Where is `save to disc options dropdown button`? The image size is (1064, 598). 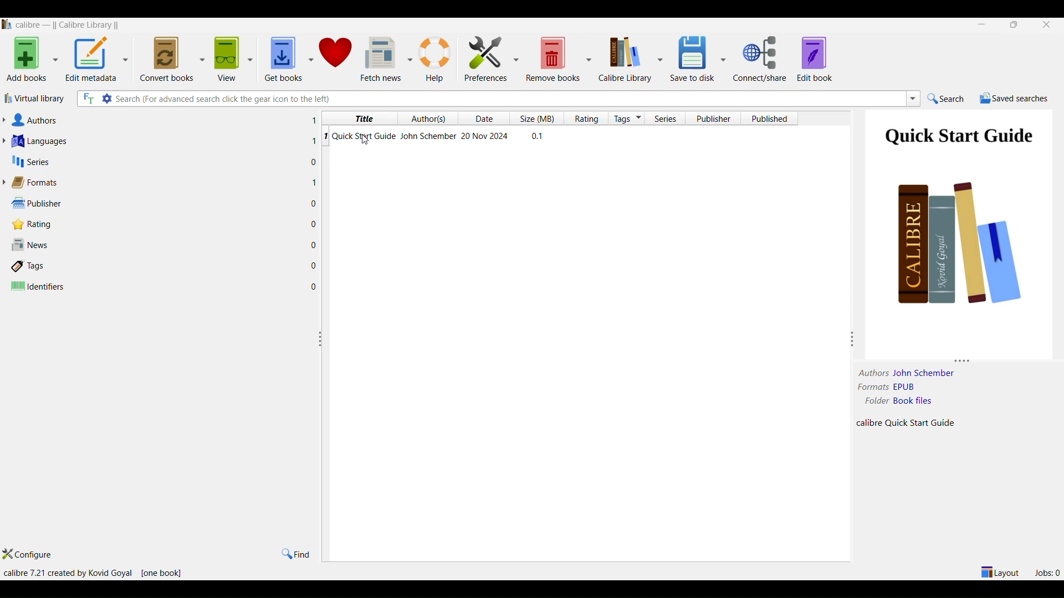 save to disc options dropdown button is located at coordinates (723, 59).